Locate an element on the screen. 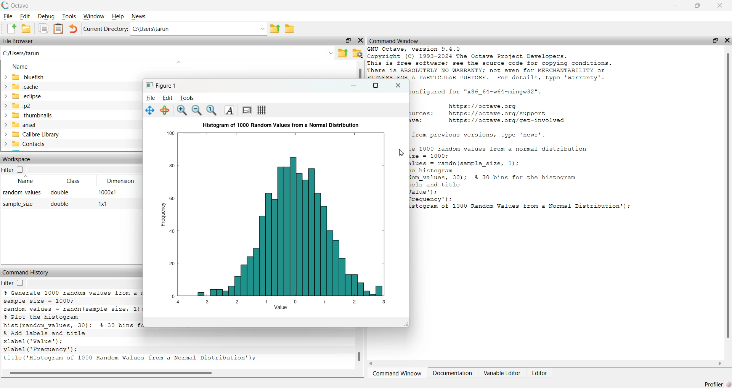 This screenshot has width=732, height=388. Folder is located at coordinates (290, 29).